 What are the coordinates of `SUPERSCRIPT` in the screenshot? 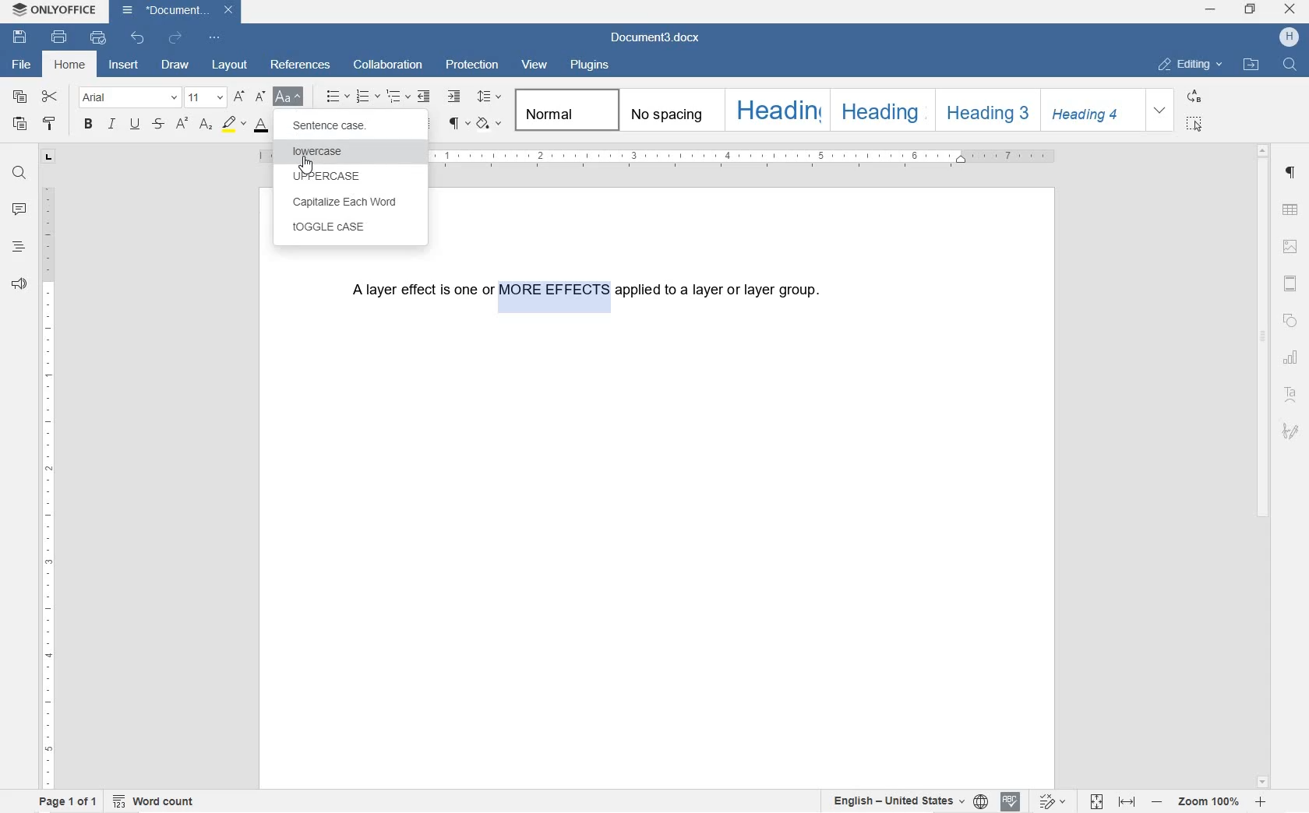 It's located at (182, 124).